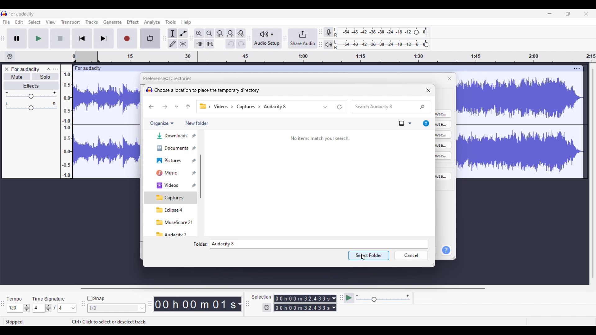 Image resolution: width=596 pixels, height=335 pixels. What do you see at coordinates (373, 32) in the screenshot?
I see `Recording level` at bounding box center [373, 32].